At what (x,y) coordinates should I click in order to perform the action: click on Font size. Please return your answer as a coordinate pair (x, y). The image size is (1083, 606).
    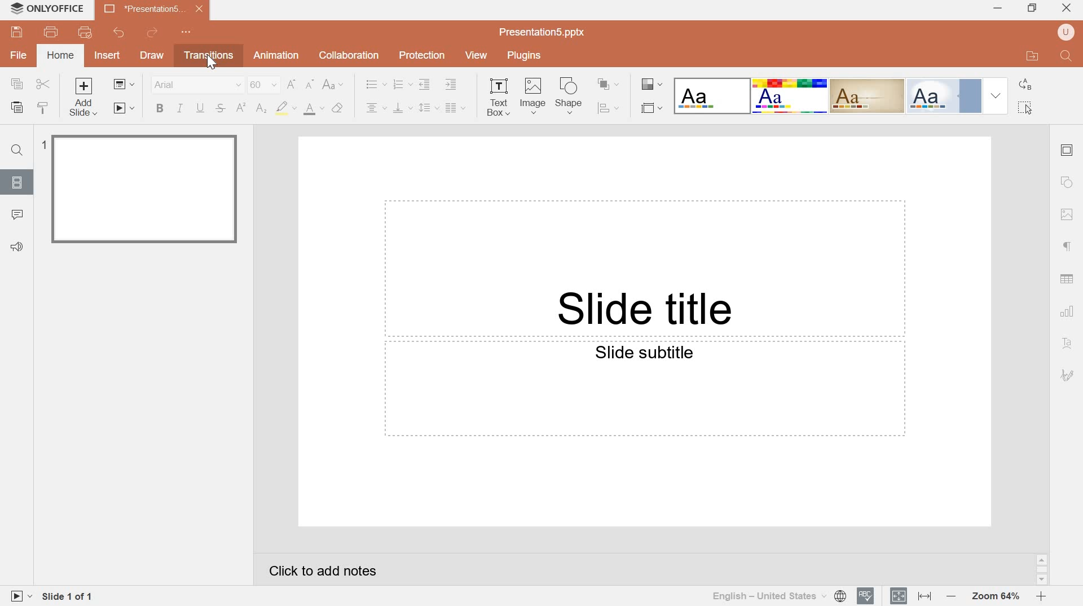
    Looking at the image, I should click on (265, 85).